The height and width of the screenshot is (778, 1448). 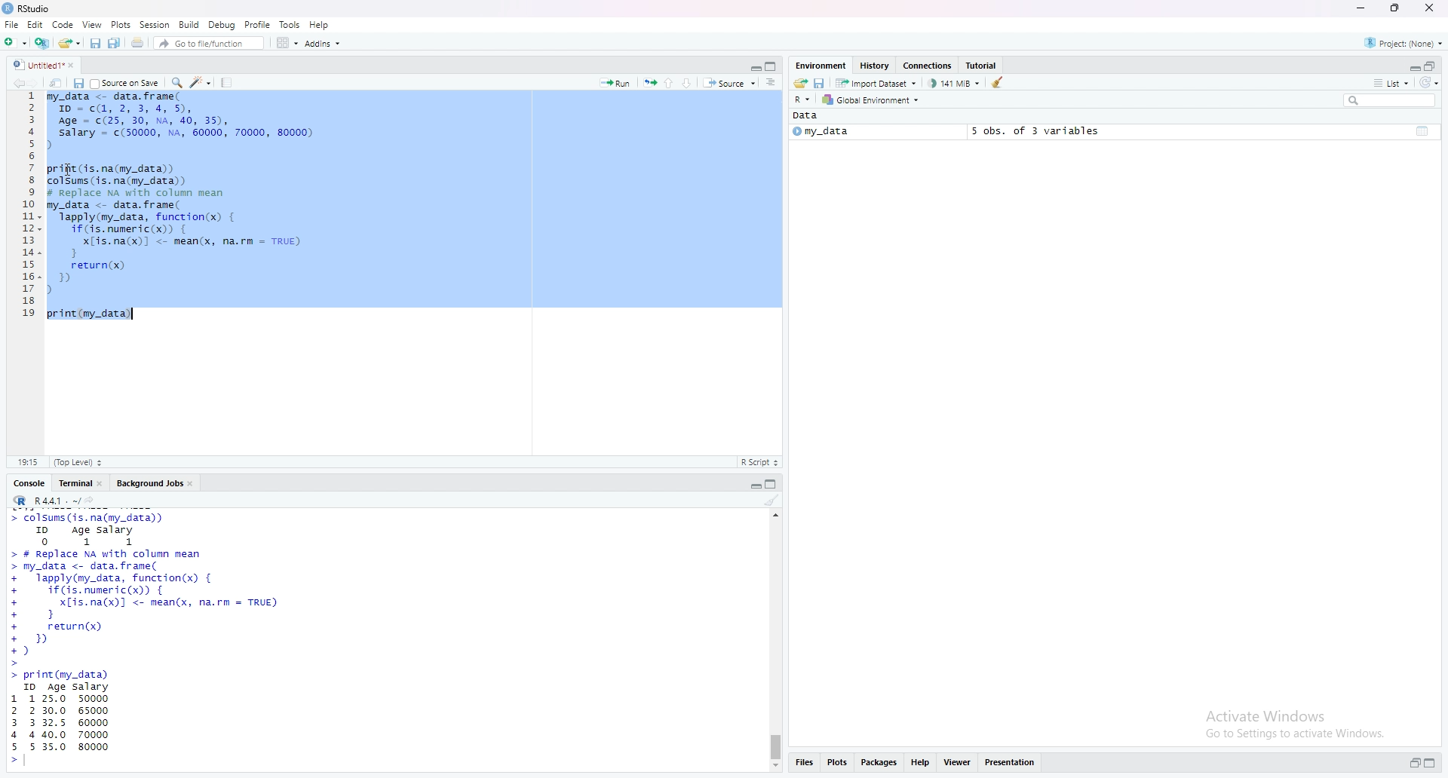 I want to click on expand, so click(x=753, y=487).